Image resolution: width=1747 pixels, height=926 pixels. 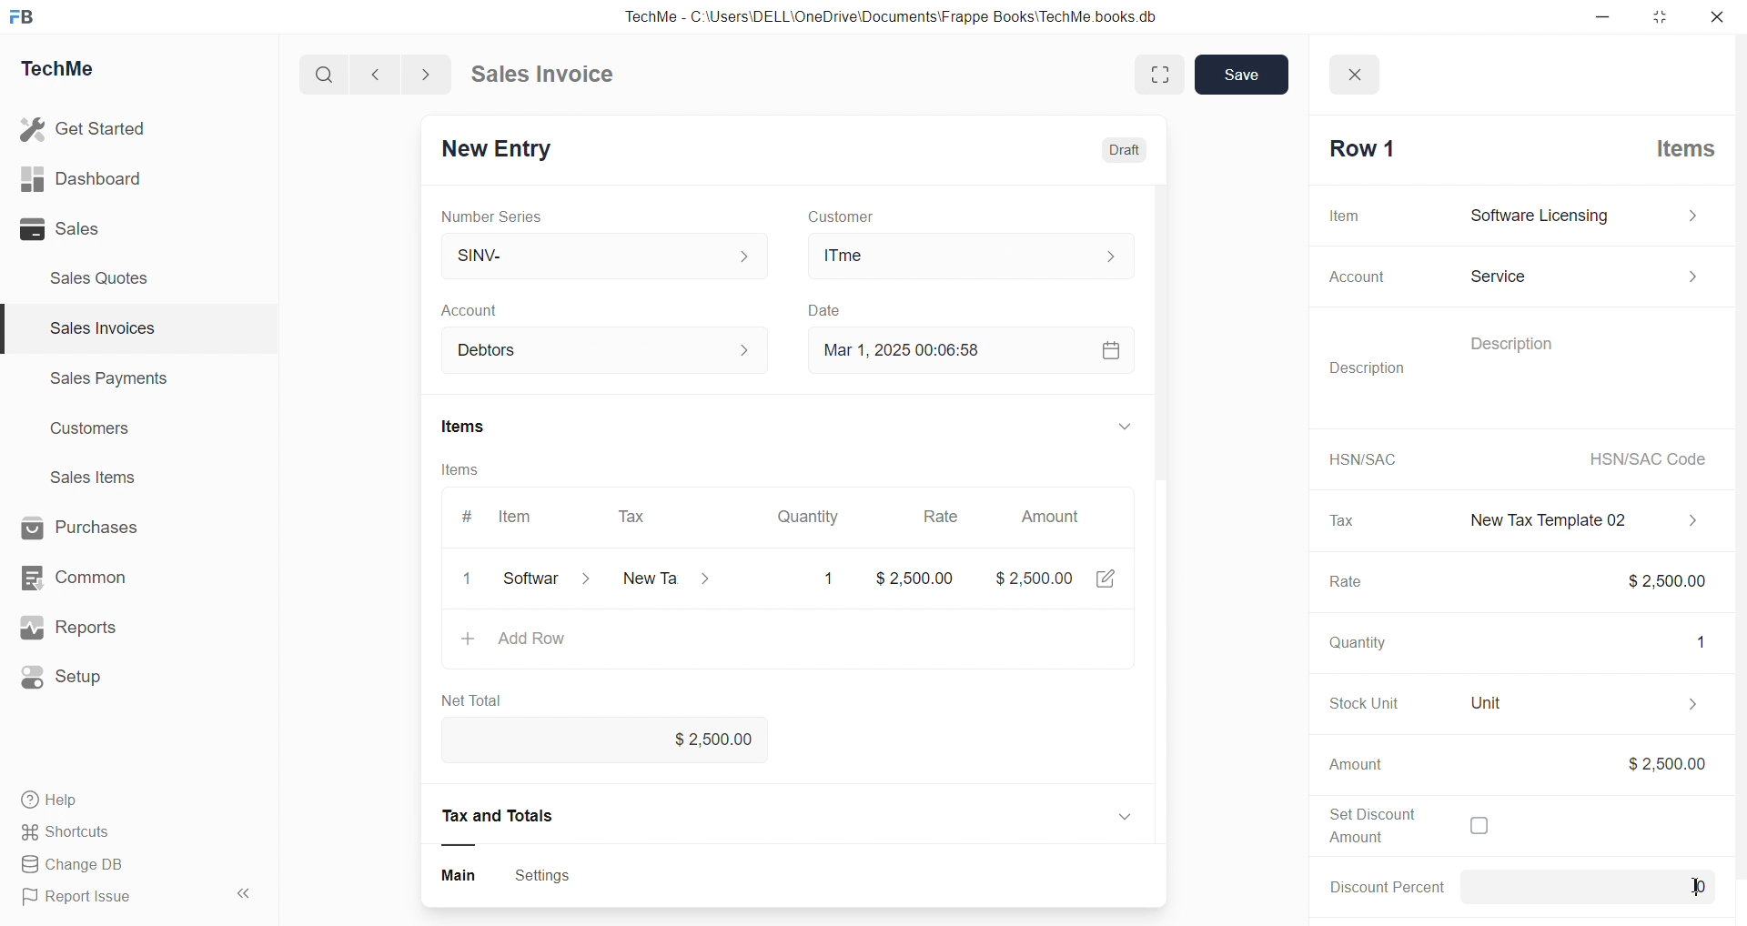 What do you see at coordinates (550, 76) in the screenshot?
I see `Sales Invoice` at bounding box center [550, 76].